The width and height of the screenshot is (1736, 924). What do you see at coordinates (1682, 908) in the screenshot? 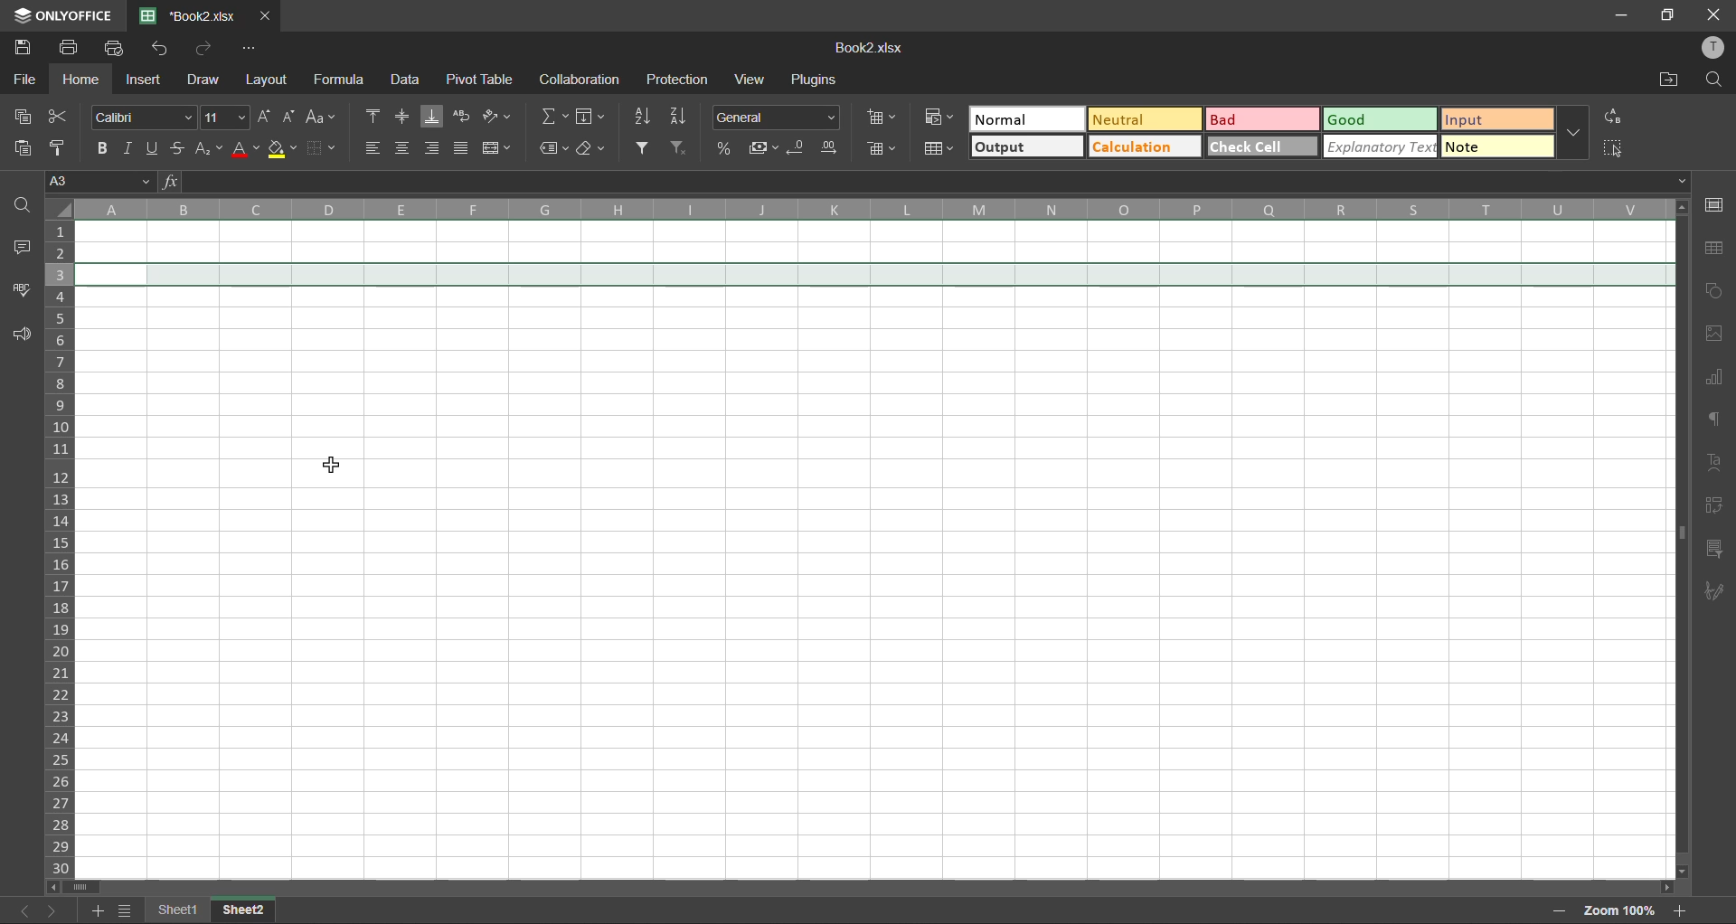
I see `zoom in` at bounding box center [1682, 908].